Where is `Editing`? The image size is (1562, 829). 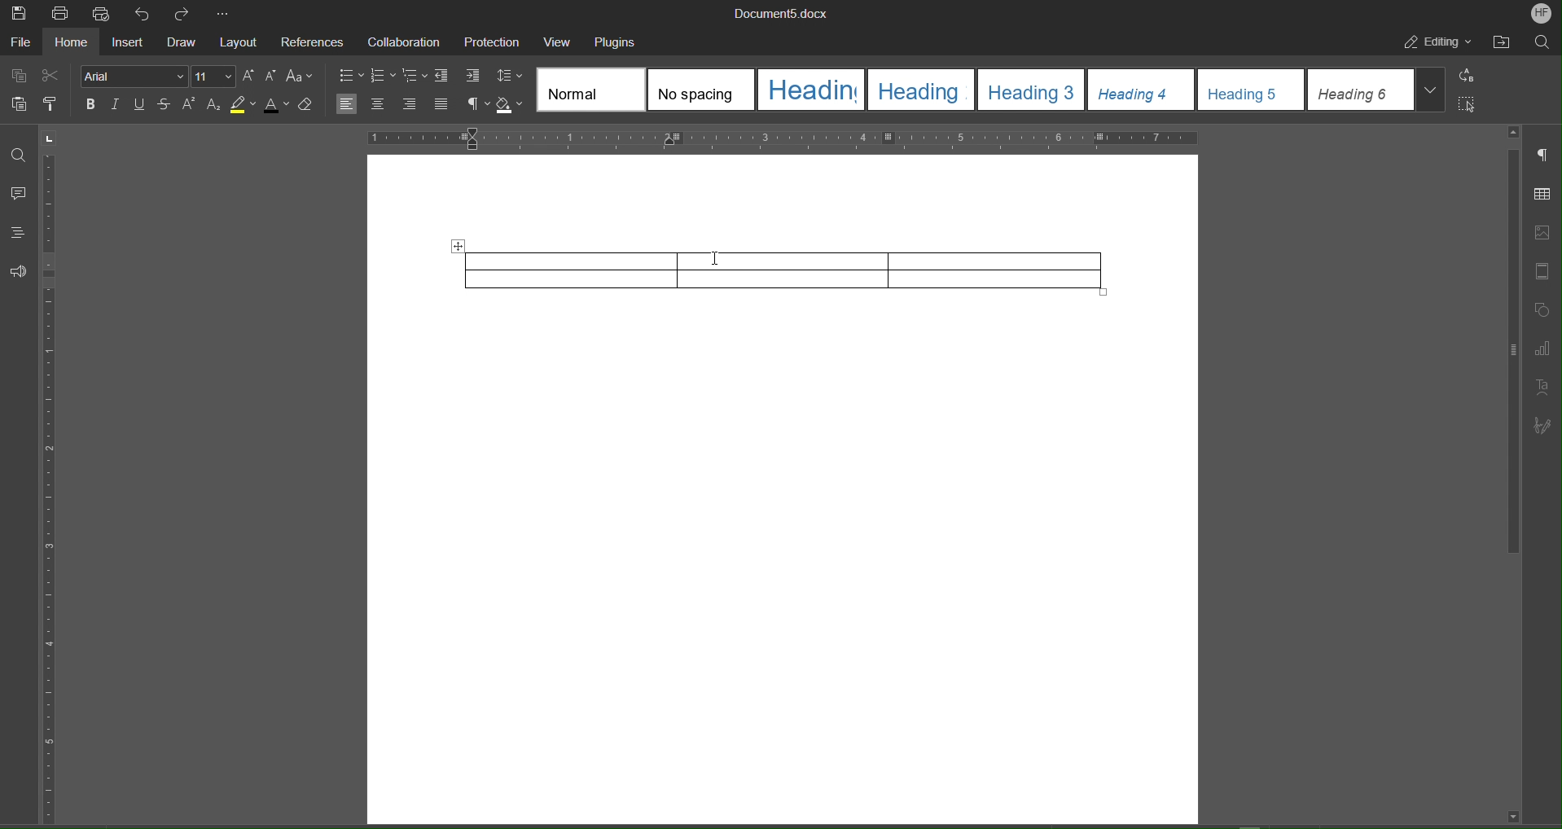
Editing is located at coordinates (1439, 44).